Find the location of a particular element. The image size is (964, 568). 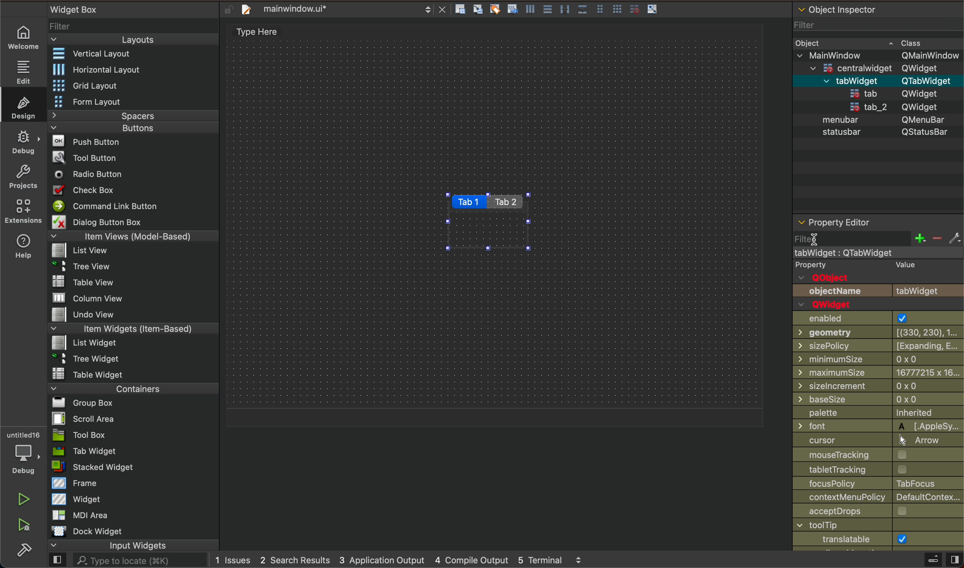

min size is located at coordinates (879, 360).